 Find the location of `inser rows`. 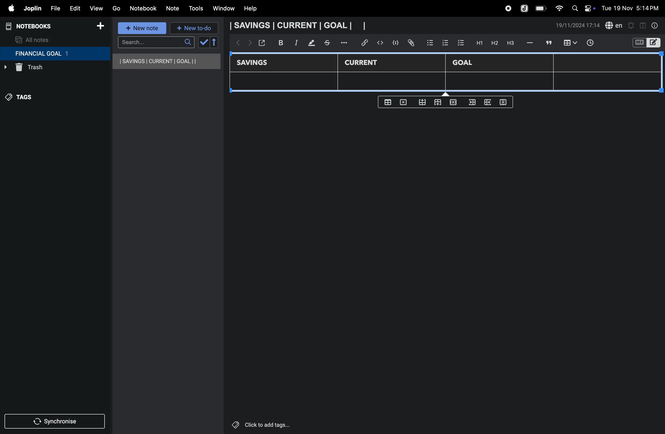

inser rows is located at coordinates (471, 103).